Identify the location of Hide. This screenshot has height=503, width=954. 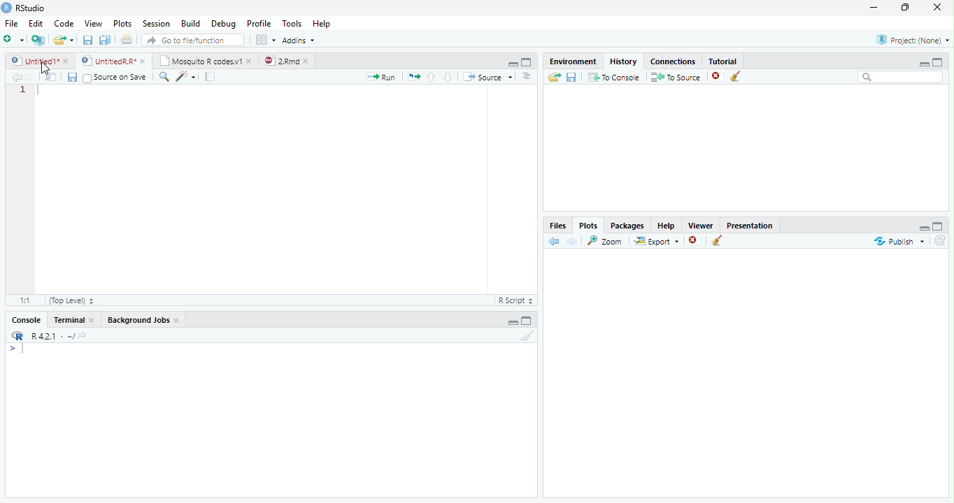
(512, 322).